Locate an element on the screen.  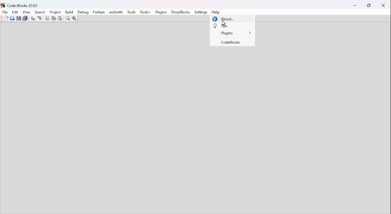
Build is located at coordinates (69, 12).